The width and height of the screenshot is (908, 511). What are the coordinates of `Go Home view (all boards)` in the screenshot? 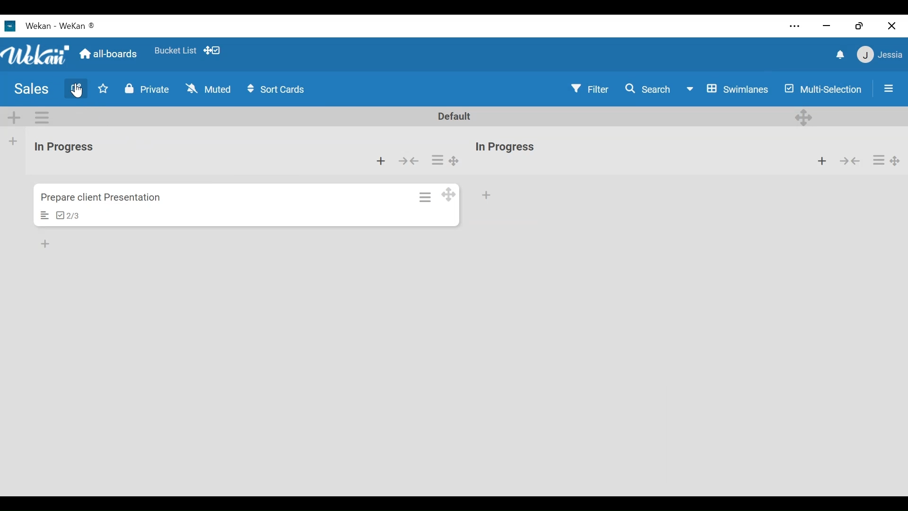 It's located at (110, 53).